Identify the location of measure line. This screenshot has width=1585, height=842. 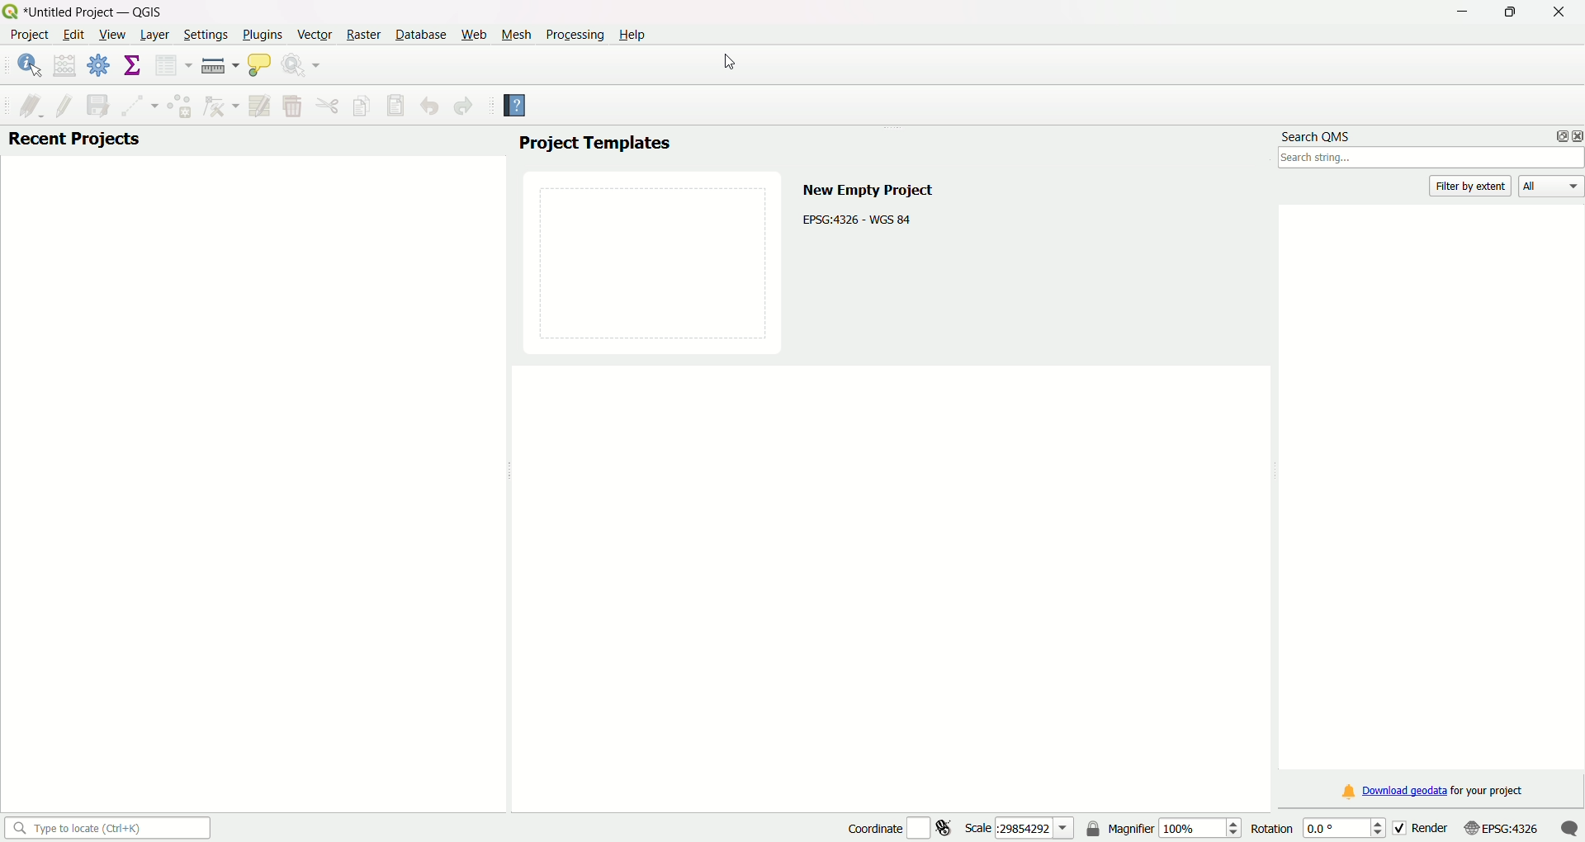
(219, 66).